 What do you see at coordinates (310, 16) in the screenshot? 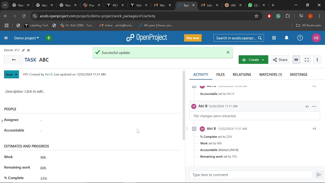
I see `Profile` at bounding box center [310, 16].